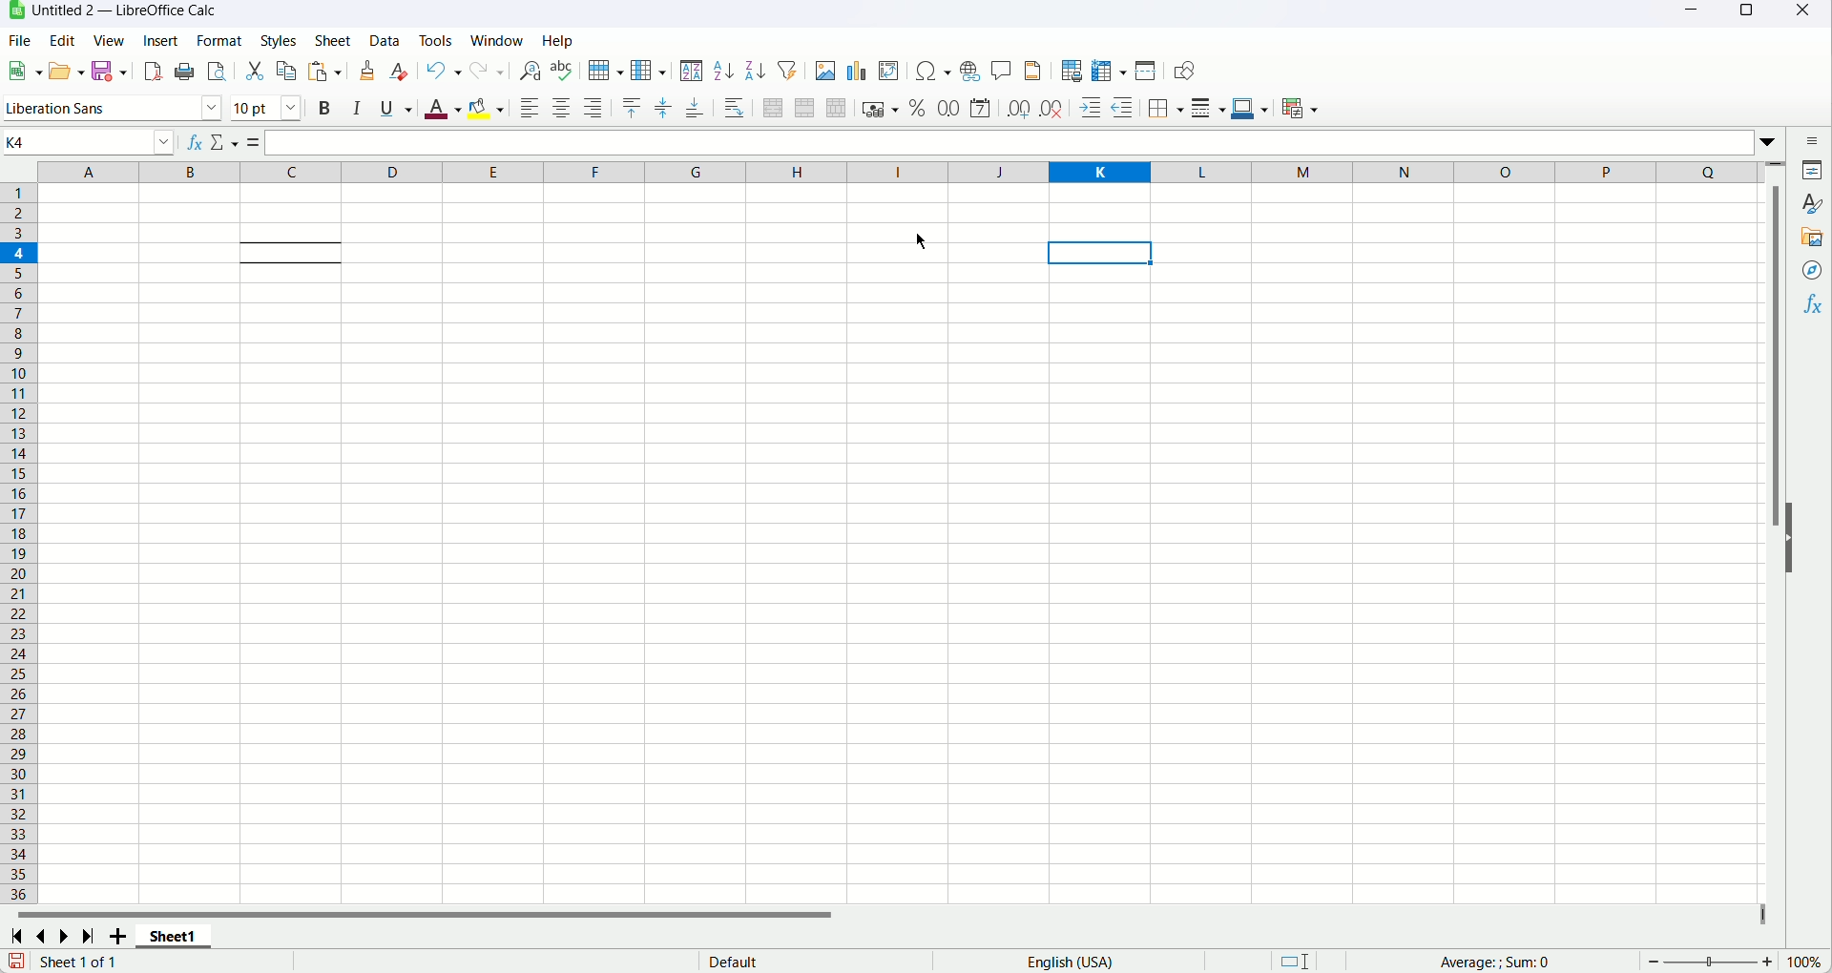 The width and height of the screenshot is (1832, 973). Describe the element at coordinates (1070, 961) in the screenshot. I see `Text language` at that location.